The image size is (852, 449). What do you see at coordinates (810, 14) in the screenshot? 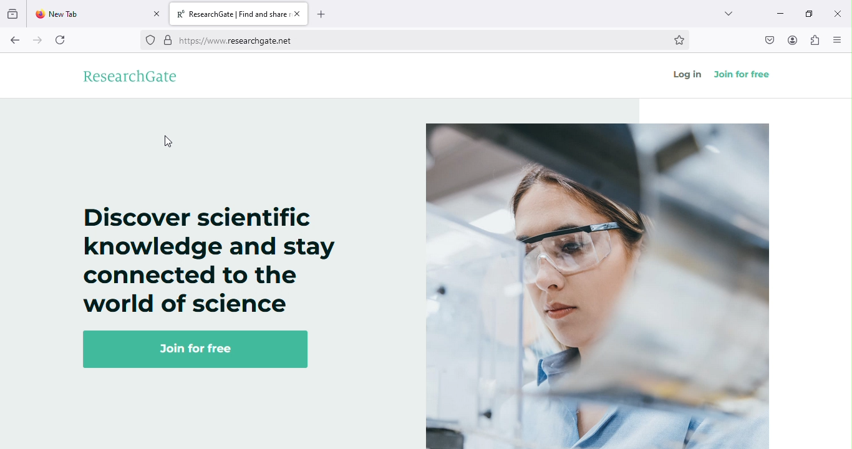
I see `maximize` at bounding box center [810, 14].